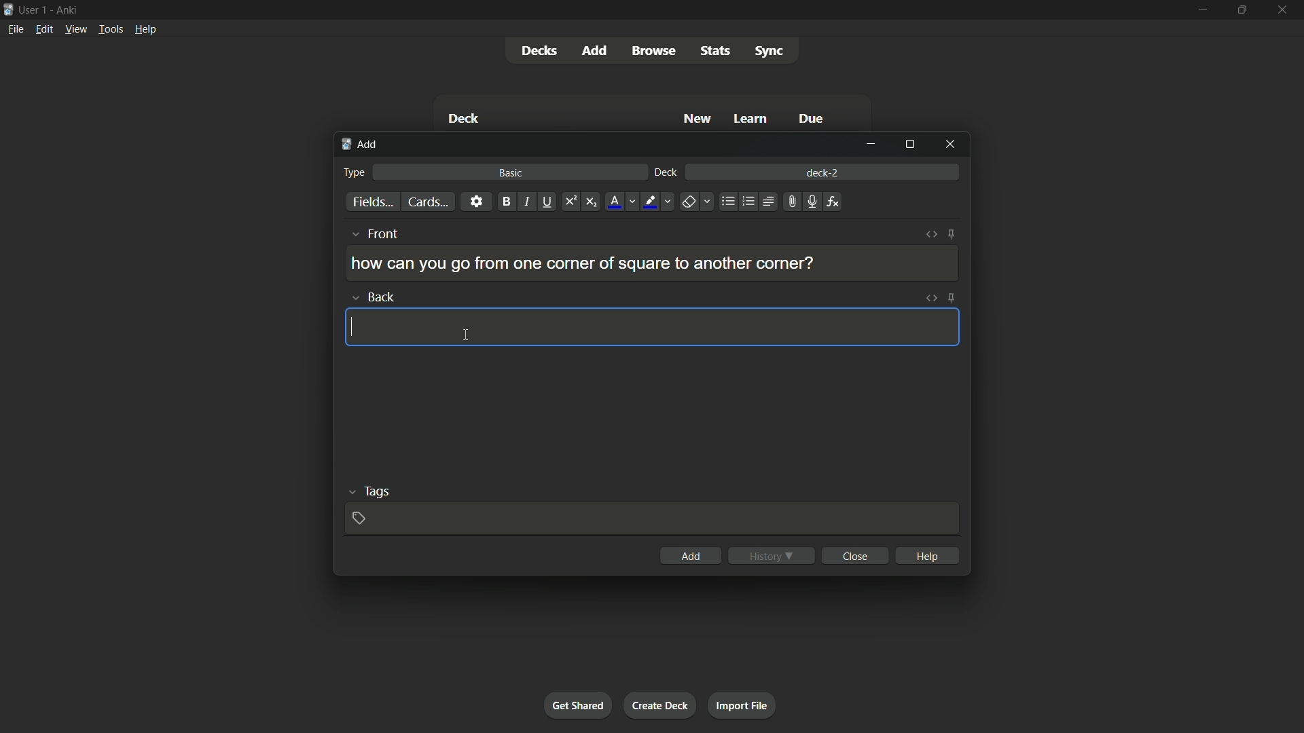 Image resolution: width=1304 pixels, height=733 pixels. Describe the element at coordinates (753, 119) in the screenshot. I see `learn` at that location.